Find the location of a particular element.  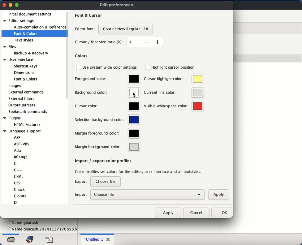

cancel is located at coordinates (197, 212).